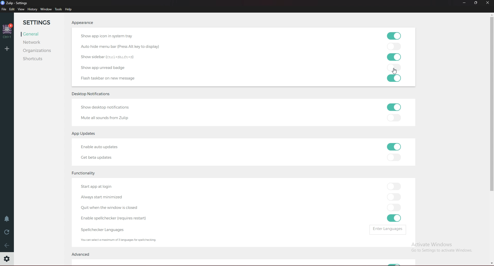 The width and height of the screenshot is (494, 266). I want to click on Settings, so click(7, 259).